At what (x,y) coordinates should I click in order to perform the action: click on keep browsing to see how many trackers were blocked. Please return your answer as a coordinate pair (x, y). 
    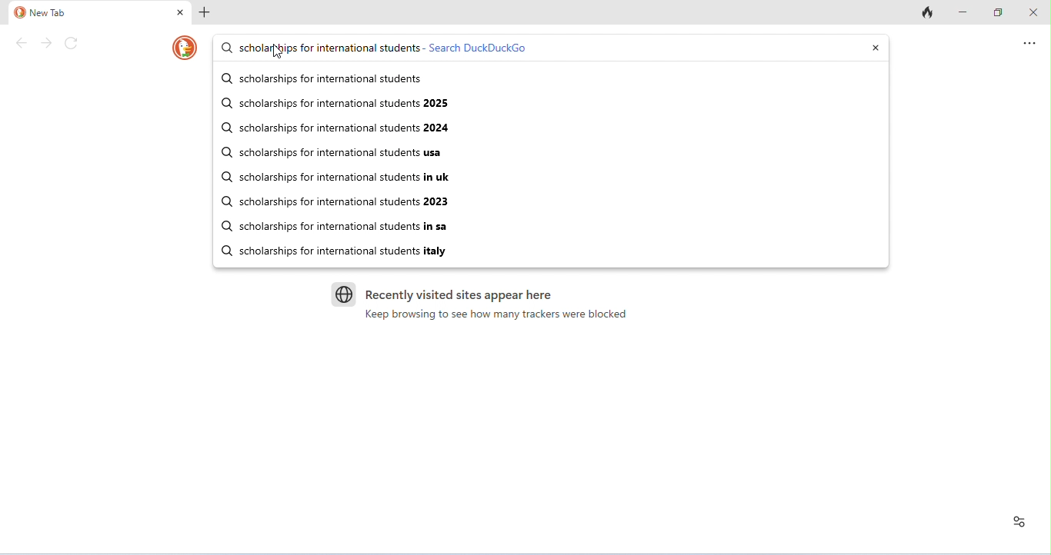
    Looking at the image, I should click on (496, 315).